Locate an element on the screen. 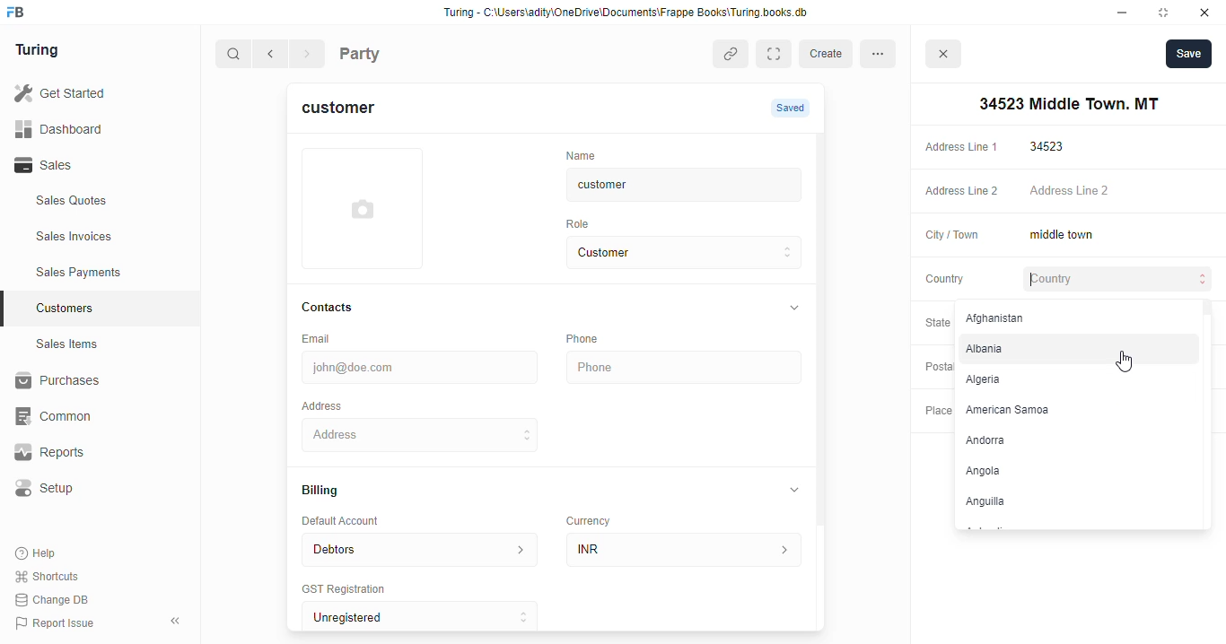 The image size is (1226, 644). customer is located at coordinates (670, 185).